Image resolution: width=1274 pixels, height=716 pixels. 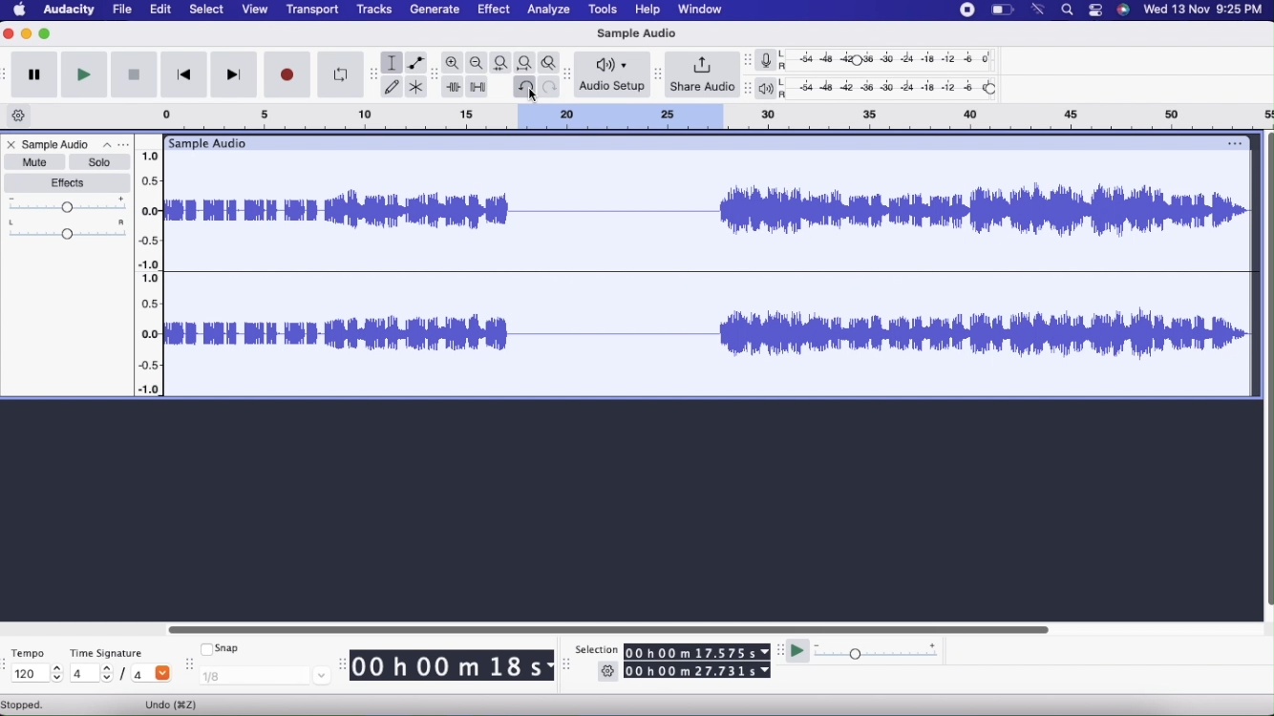 What do you see at coordinates (66, 230) in the screenshot?
I see `Pan: Center` at bounding box center [66, 230].